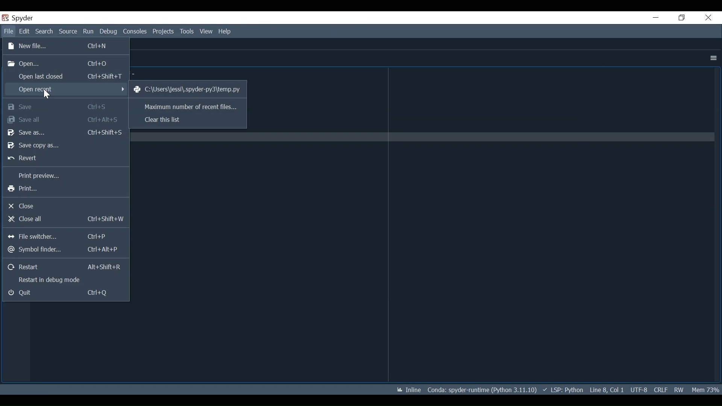  What do you see at coordinates (163, 32) in the screenshot?
I see `Projects` at bounding box center [163, 32].